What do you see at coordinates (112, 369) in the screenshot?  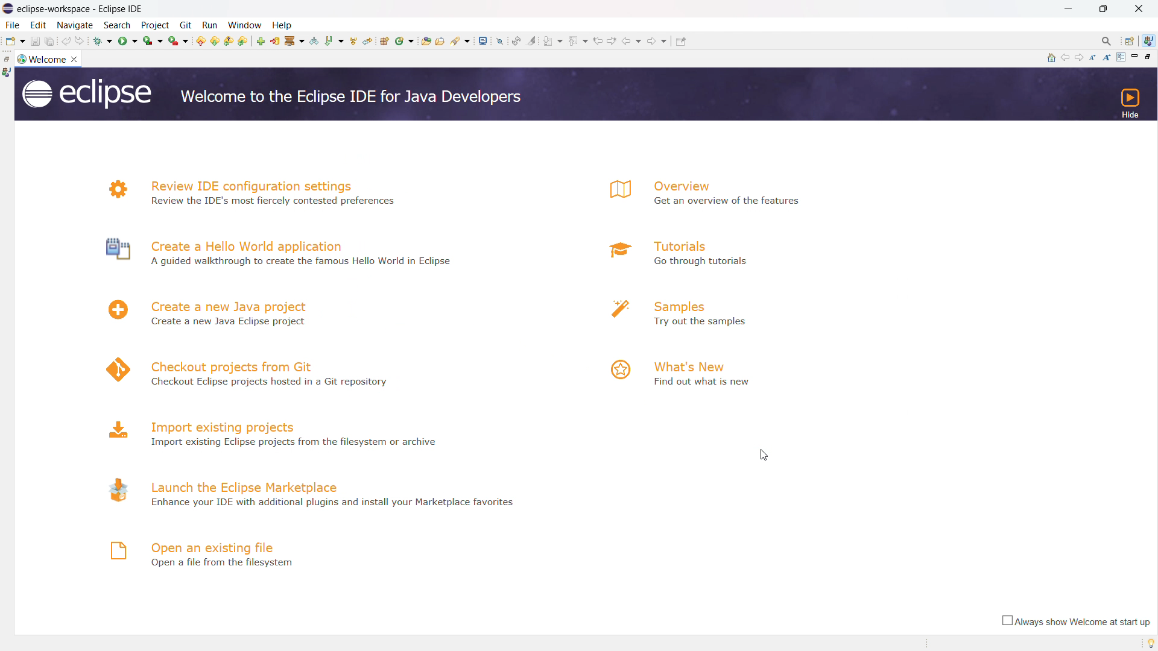 I see `logo` at bounding box center [112, 369].